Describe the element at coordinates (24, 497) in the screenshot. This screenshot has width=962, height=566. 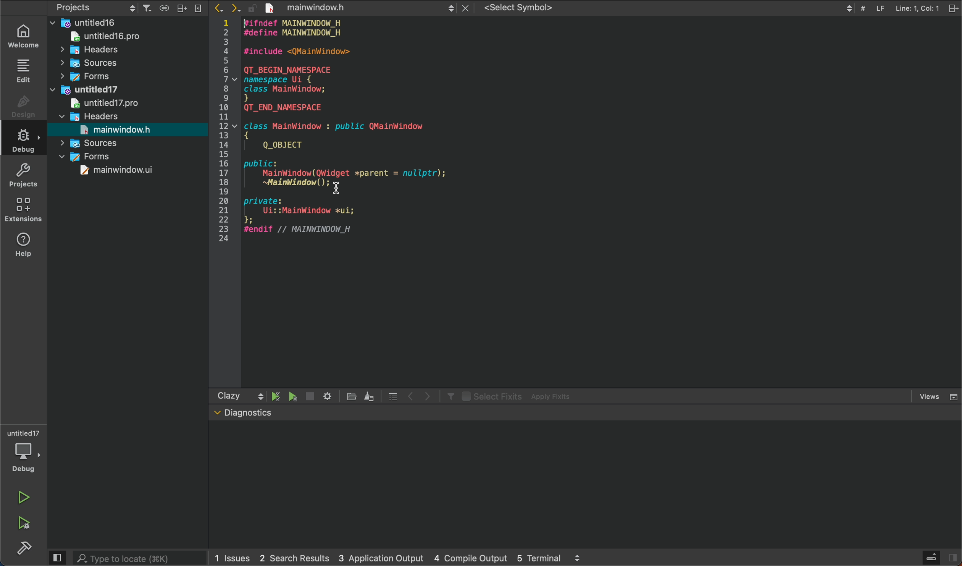
I see `run` at that location.